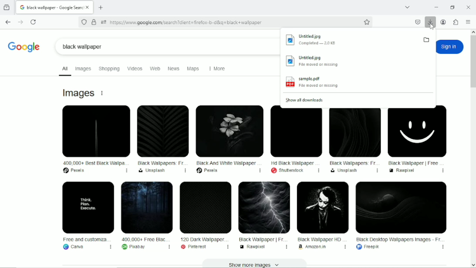  I want to click on Black Wallpapers: Fr ..., so click(354, 140).